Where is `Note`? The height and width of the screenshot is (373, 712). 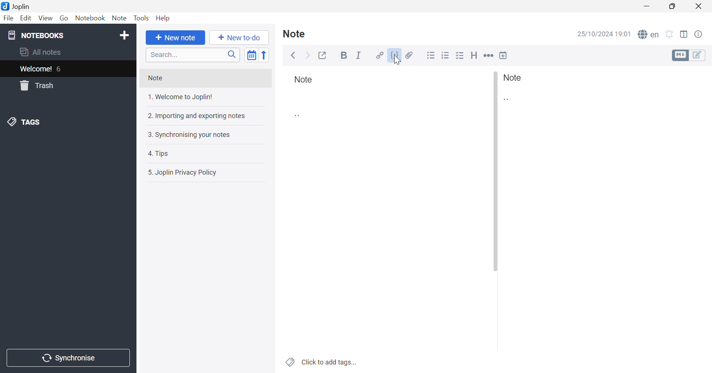 Note is located at coordinates (293, 34).